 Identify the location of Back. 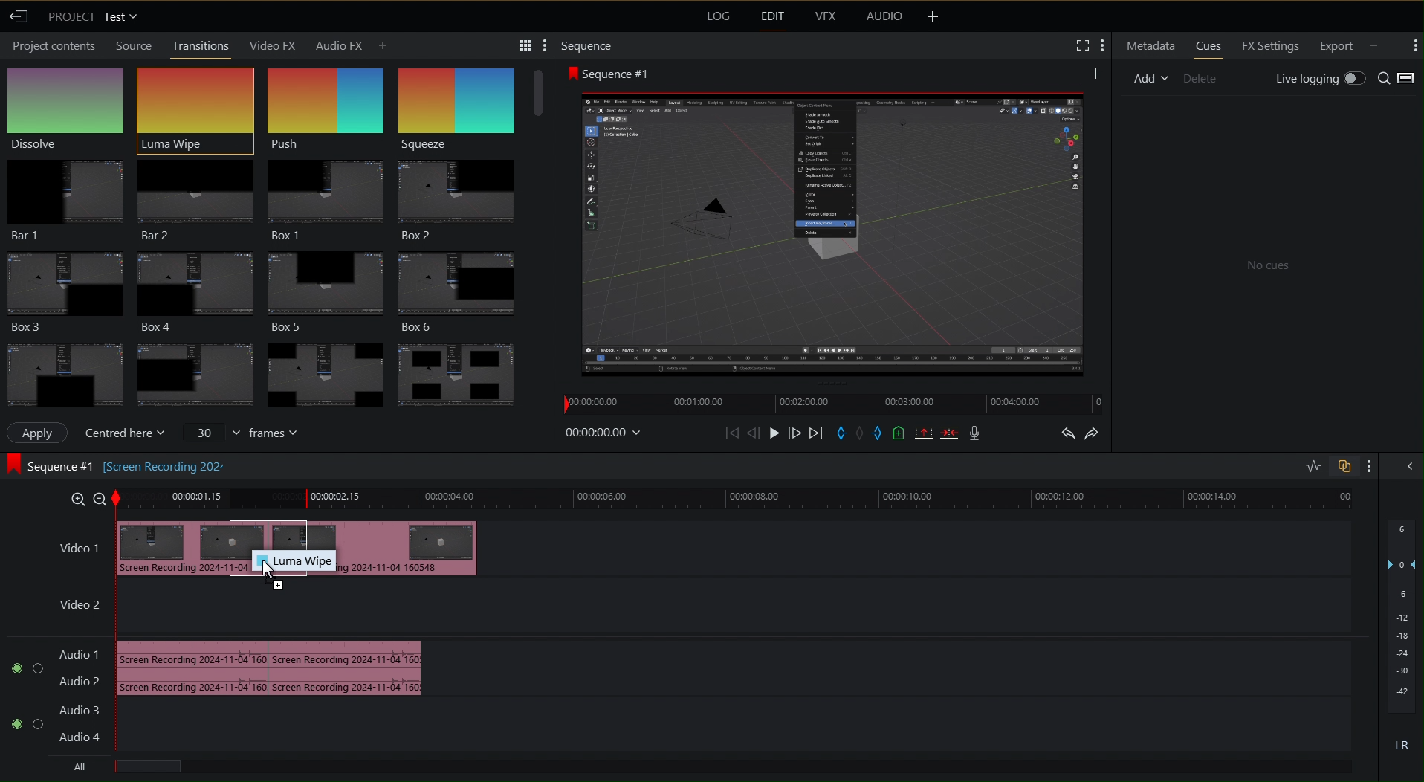
(21, 17).